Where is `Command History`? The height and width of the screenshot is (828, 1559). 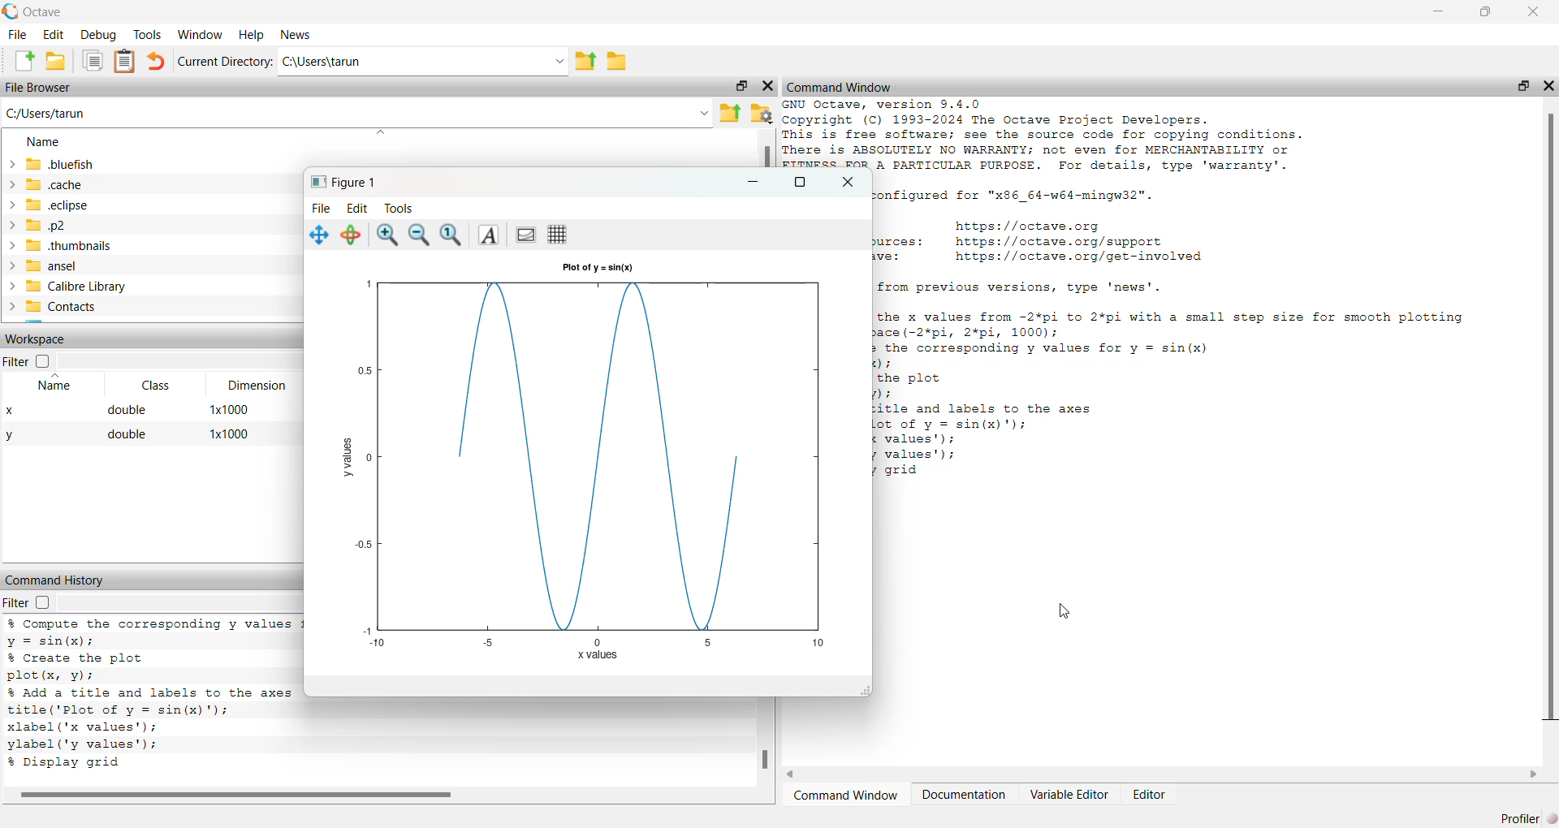 Command History is located at coordinates (59, 580).